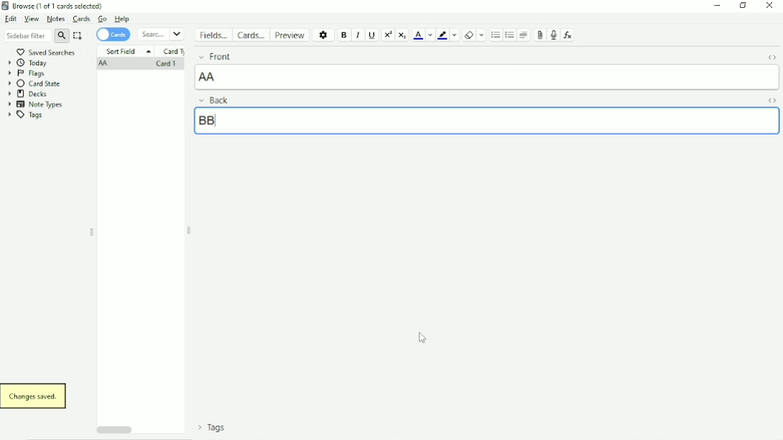  Describe the element at coordinates (418, 34) in the screenshot. I see `Text color` at that location.